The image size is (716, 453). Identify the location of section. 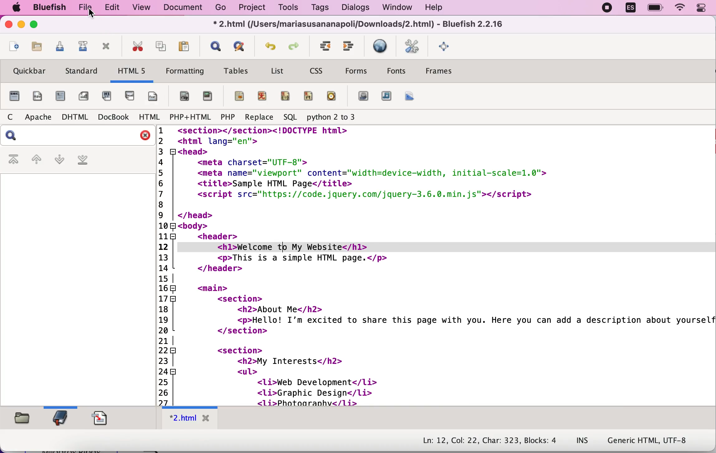
(13, 96).